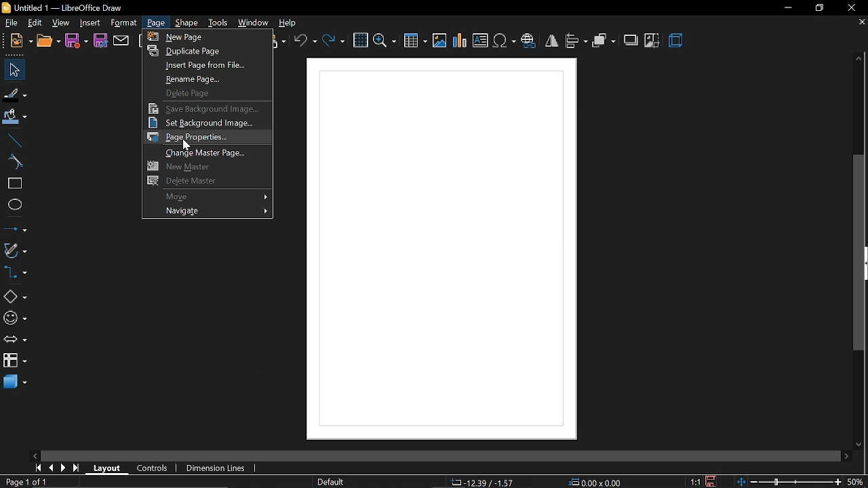 The width and height of the screenshot is (868, 488). What do you see at coordinates (208, 166) in the screenshot?
I see `new master` at bounding box center [208, 166].